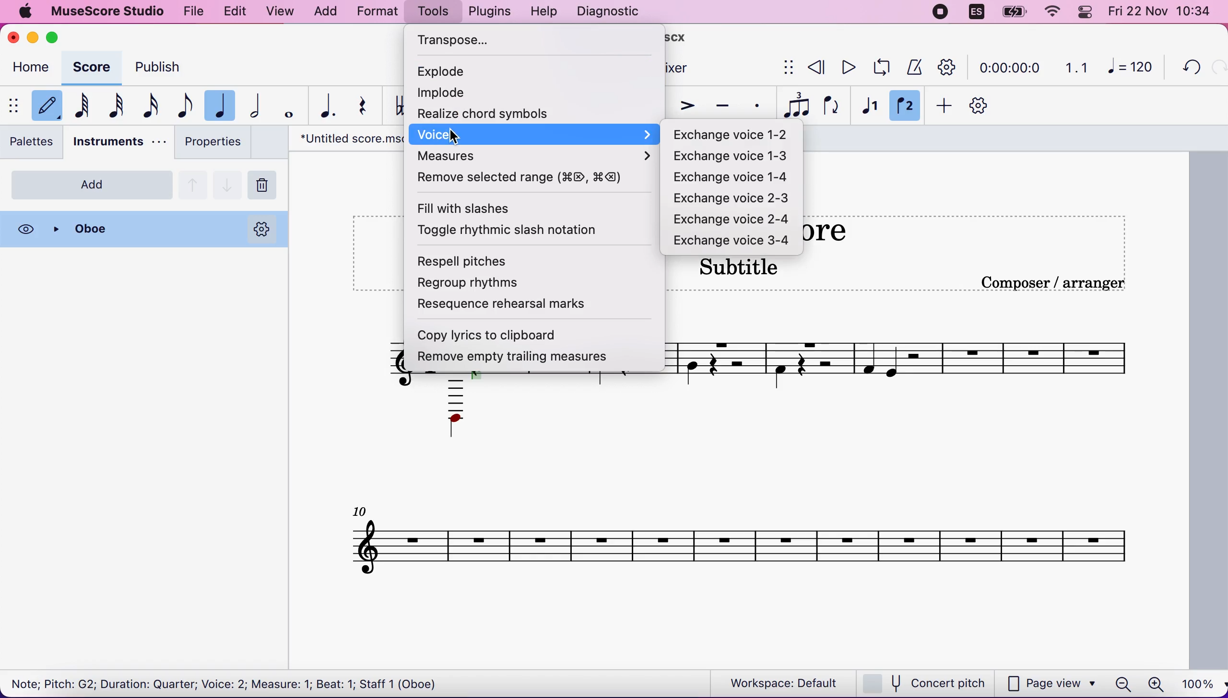  What do you see at coordinates (367, 108) in the screenshot?
I see `rest` at bounding box center [367, 108].